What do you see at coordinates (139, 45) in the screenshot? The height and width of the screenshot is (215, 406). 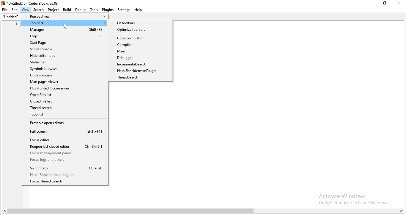 I see `Compiler` at bounding box center [139, 45].